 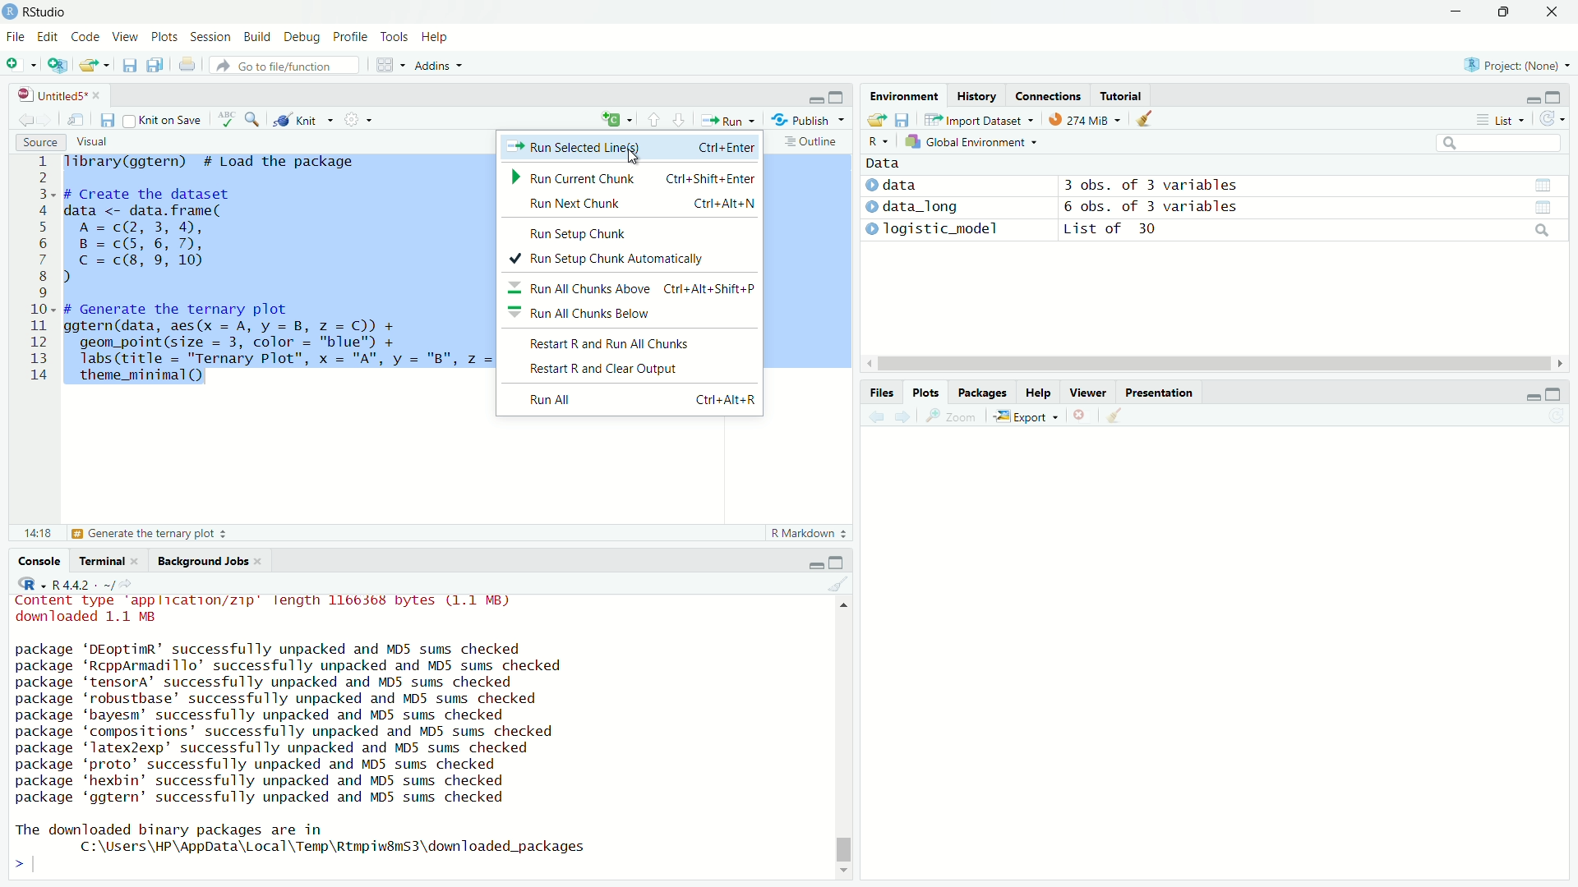 What do you see at coordinates (589, 314) in the screenshot?
I see `Run All Chunks Below` at bounding box center [589, 314].